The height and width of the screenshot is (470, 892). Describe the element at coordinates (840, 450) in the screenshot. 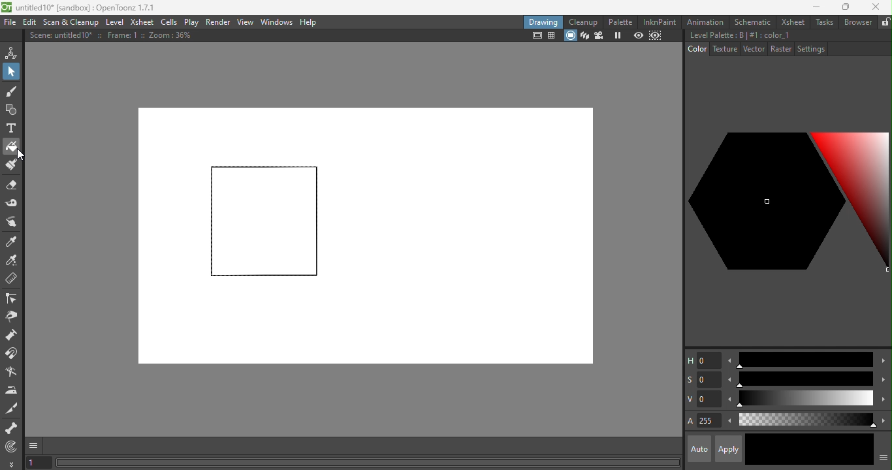

I see `Return to previous style` at that location.